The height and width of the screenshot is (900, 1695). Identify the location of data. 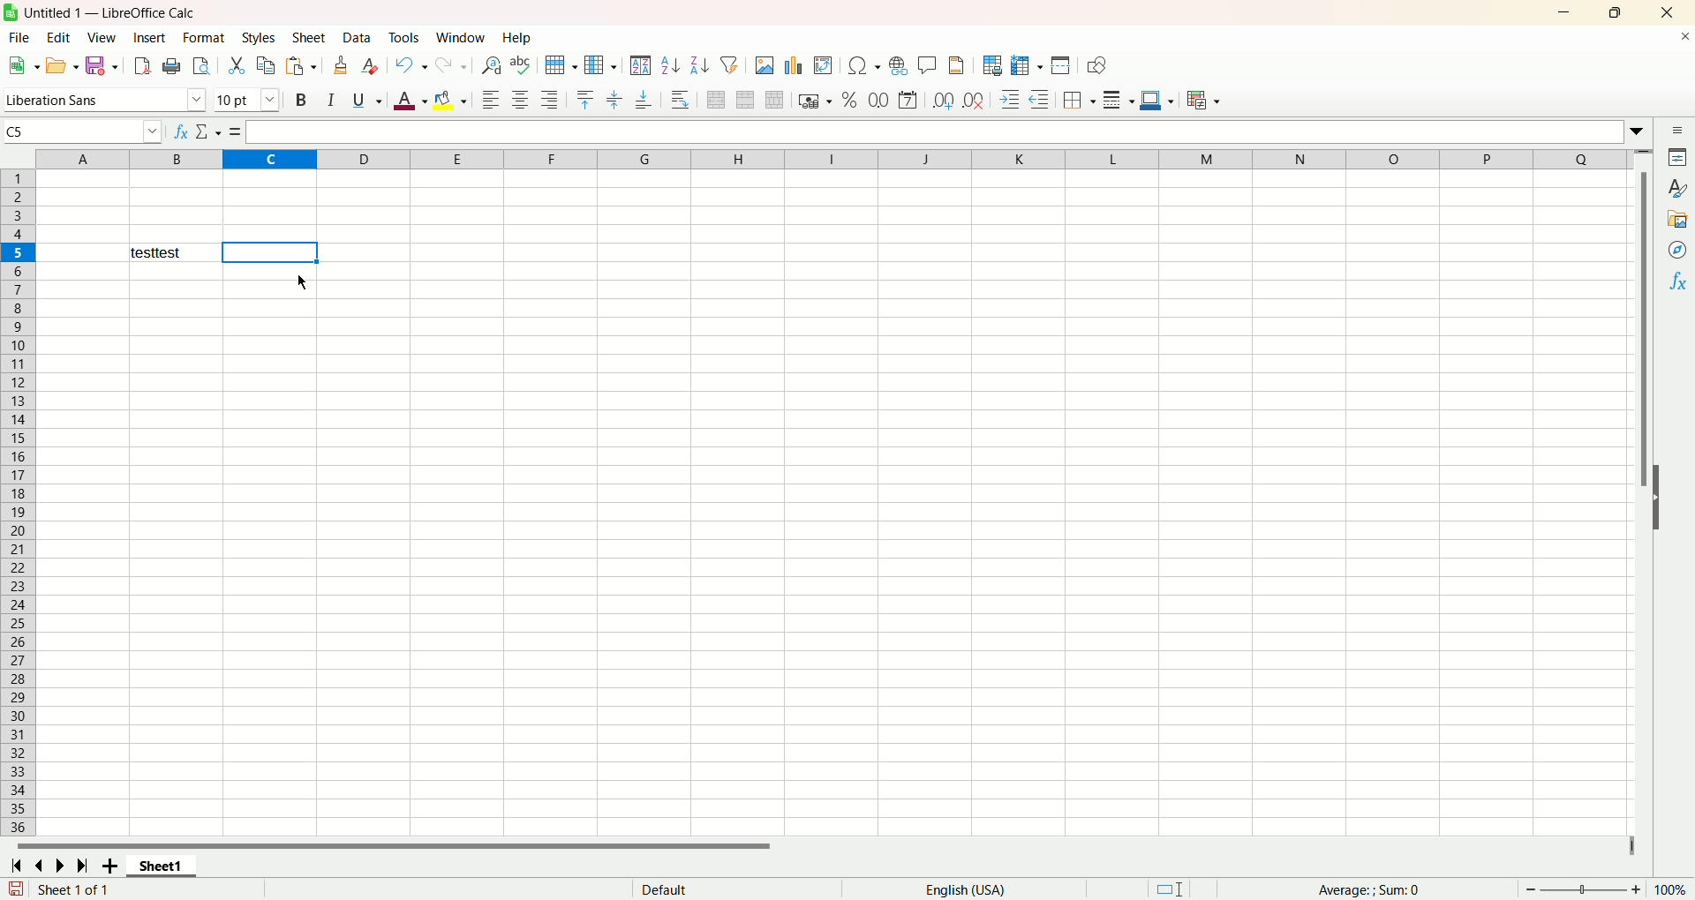
(356, 36).